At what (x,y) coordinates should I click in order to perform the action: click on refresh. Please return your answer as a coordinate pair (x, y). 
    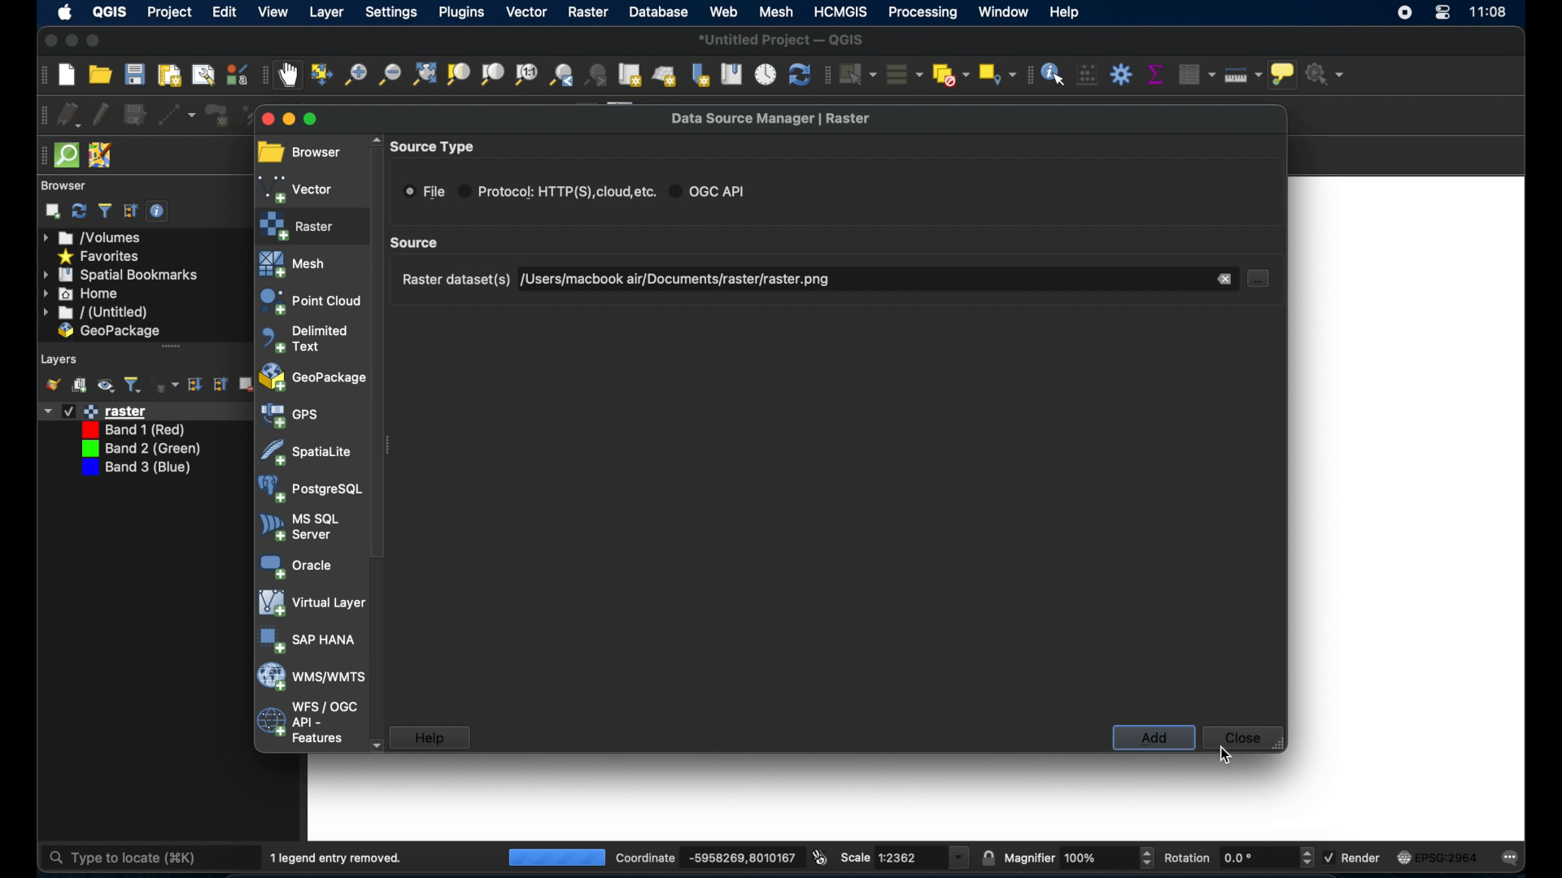
    Looking at the image, I should click on (799, 76).